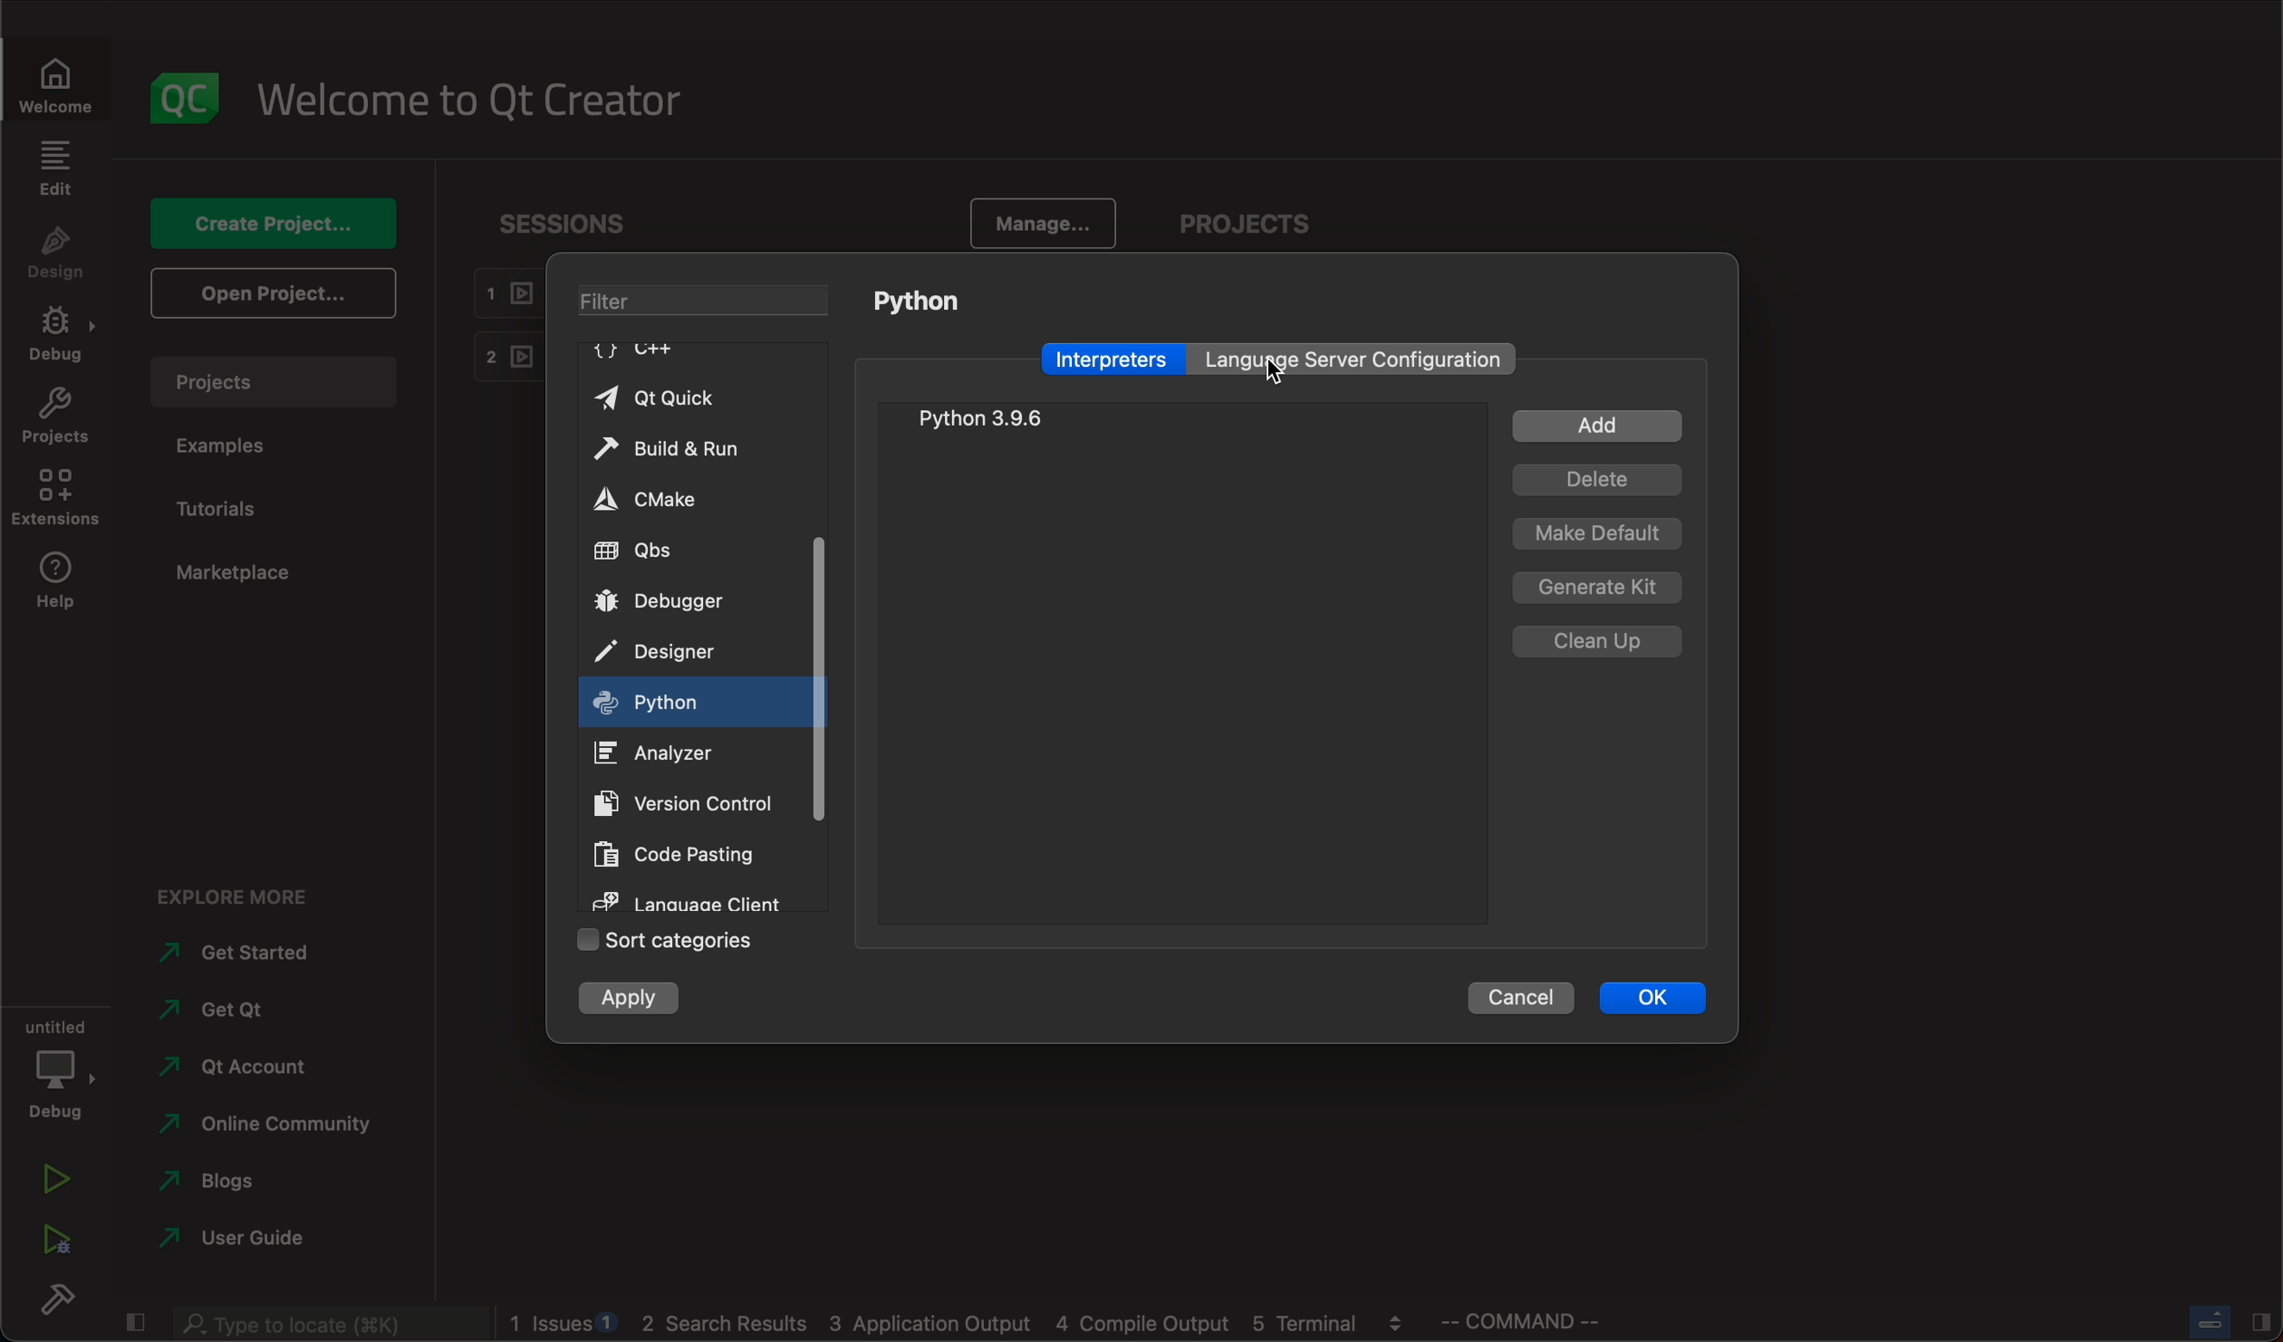 The width and height of the screenshot is (2283, 1342). Describe the element at coordinates (53, 81) in the screenshot. I see `welcome` at that location.